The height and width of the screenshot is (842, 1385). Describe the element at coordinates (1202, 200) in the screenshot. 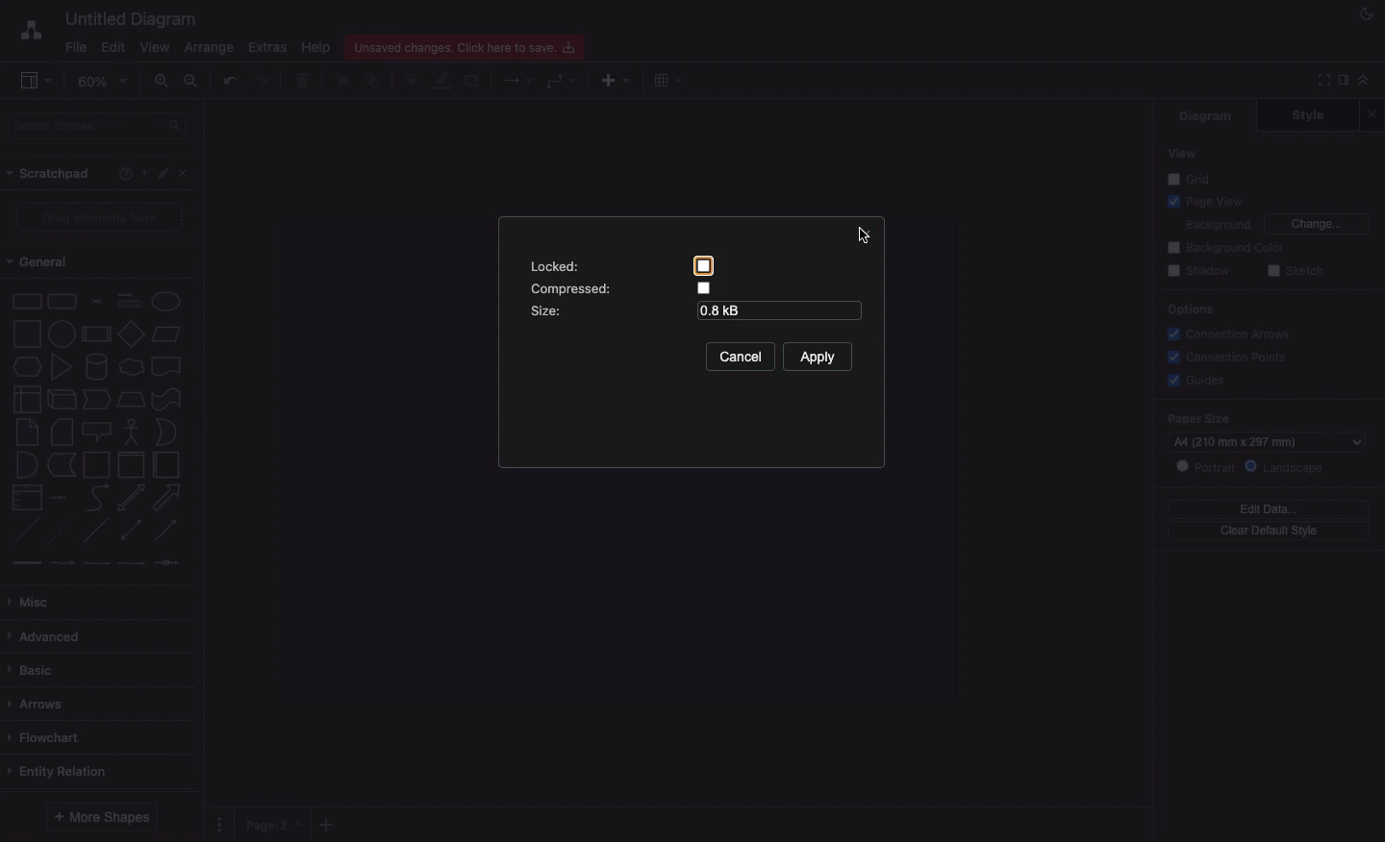

I see `Page view` at that location.